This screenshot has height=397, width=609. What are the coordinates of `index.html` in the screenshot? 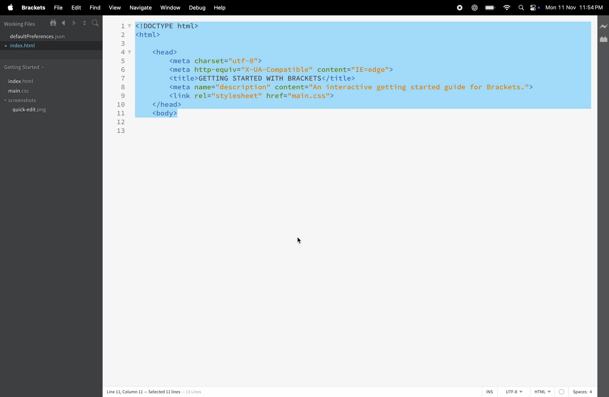 It's located at (43, 46).